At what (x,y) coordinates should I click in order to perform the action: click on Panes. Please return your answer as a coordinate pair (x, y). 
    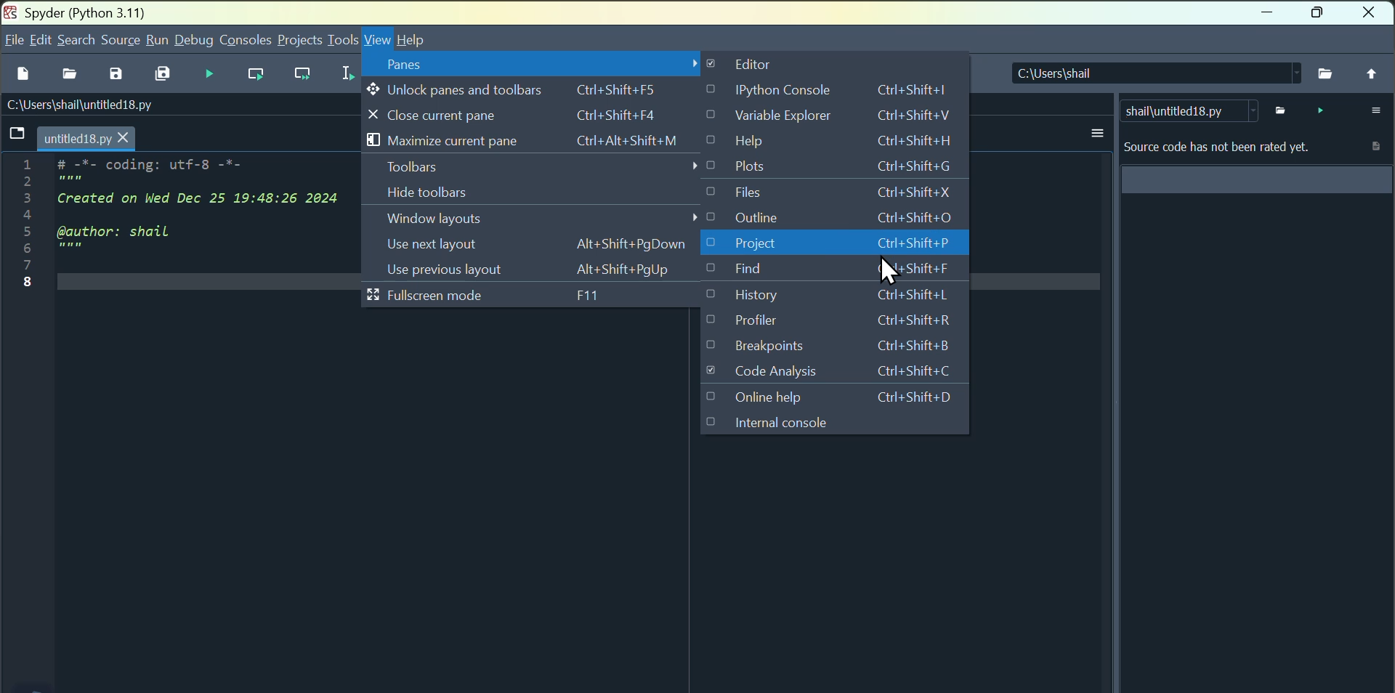
    Looking at the image, I should click on (538, 62).